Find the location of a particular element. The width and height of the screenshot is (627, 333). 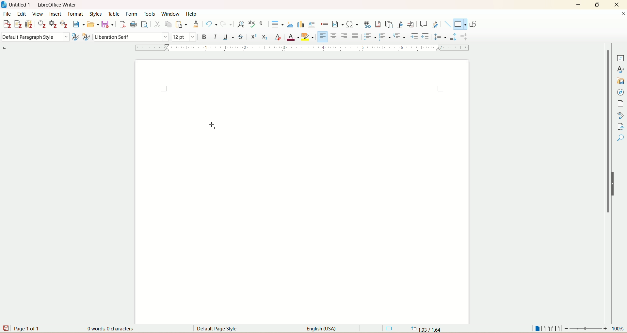

insert text box is located at coordinates (312, 24).